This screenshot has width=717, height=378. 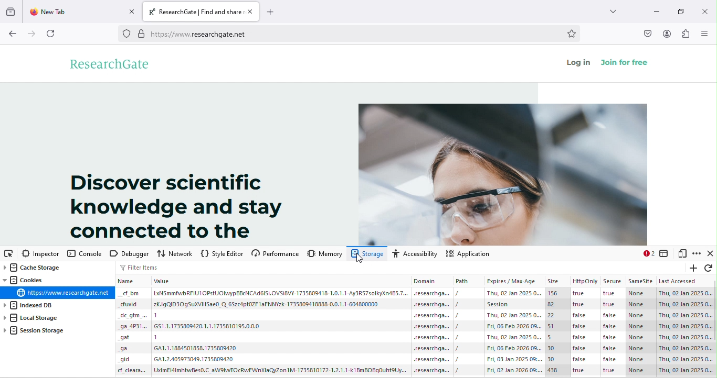 I want to click on false, so click(x=612, y=326).